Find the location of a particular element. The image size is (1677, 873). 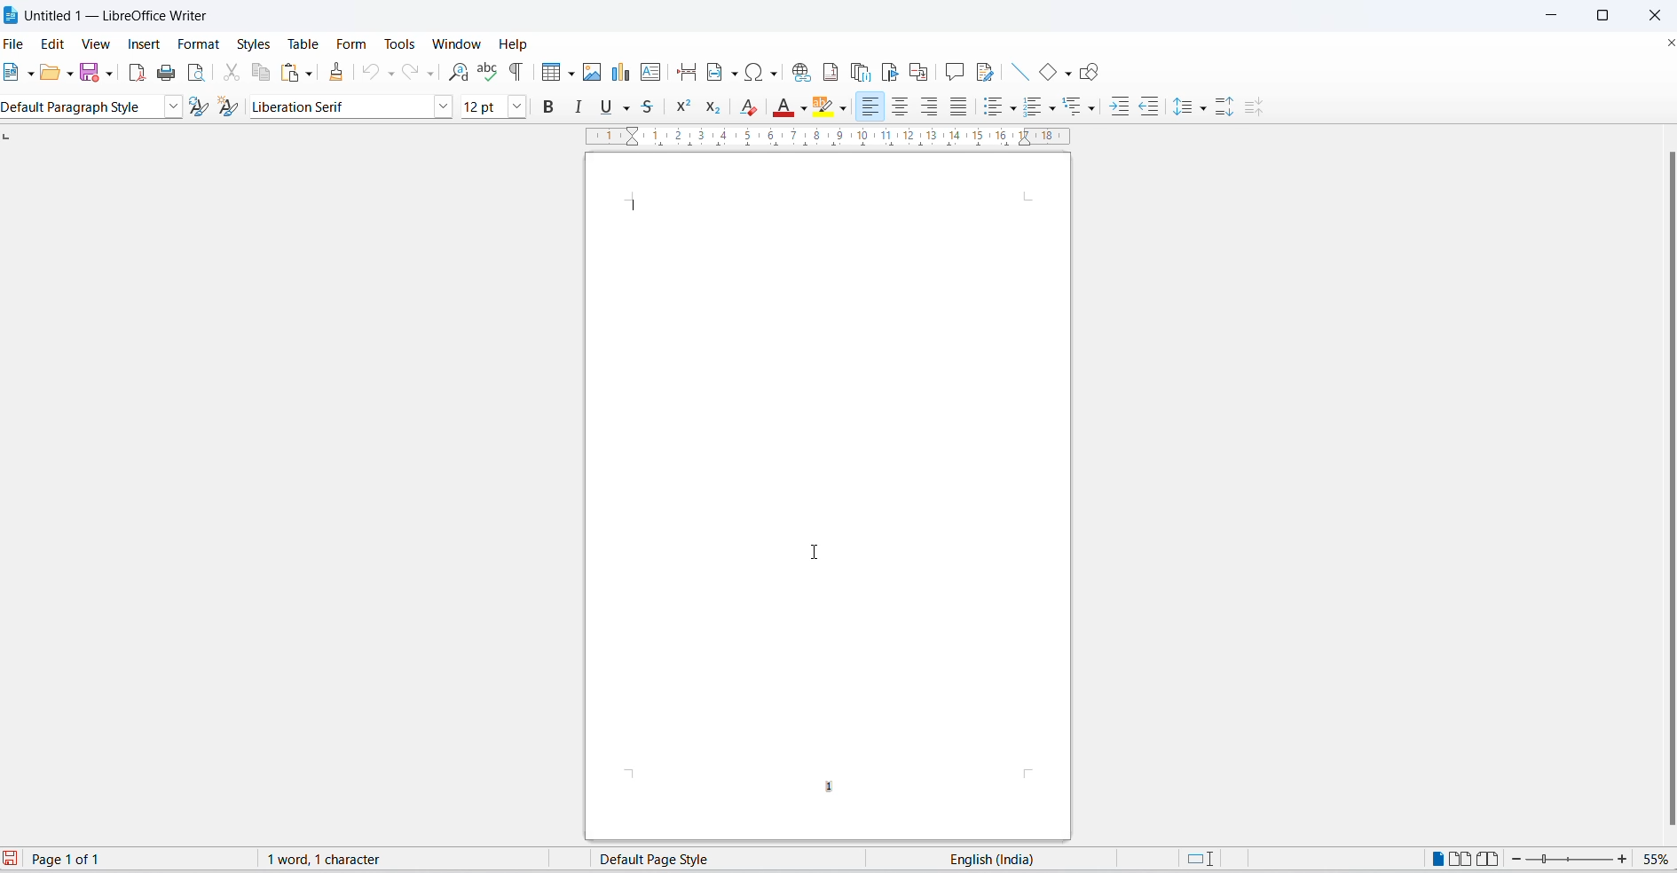

page break is located at coordinates (686, 73).